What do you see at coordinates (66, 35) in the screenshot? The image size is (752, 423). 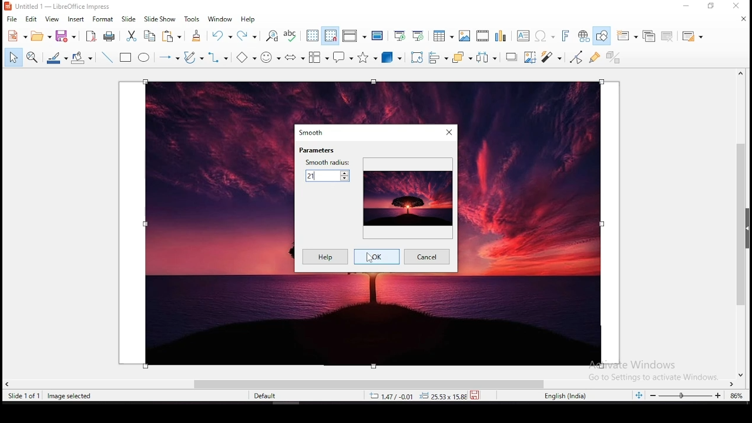 I see `save` at bounding box center [66, 35].